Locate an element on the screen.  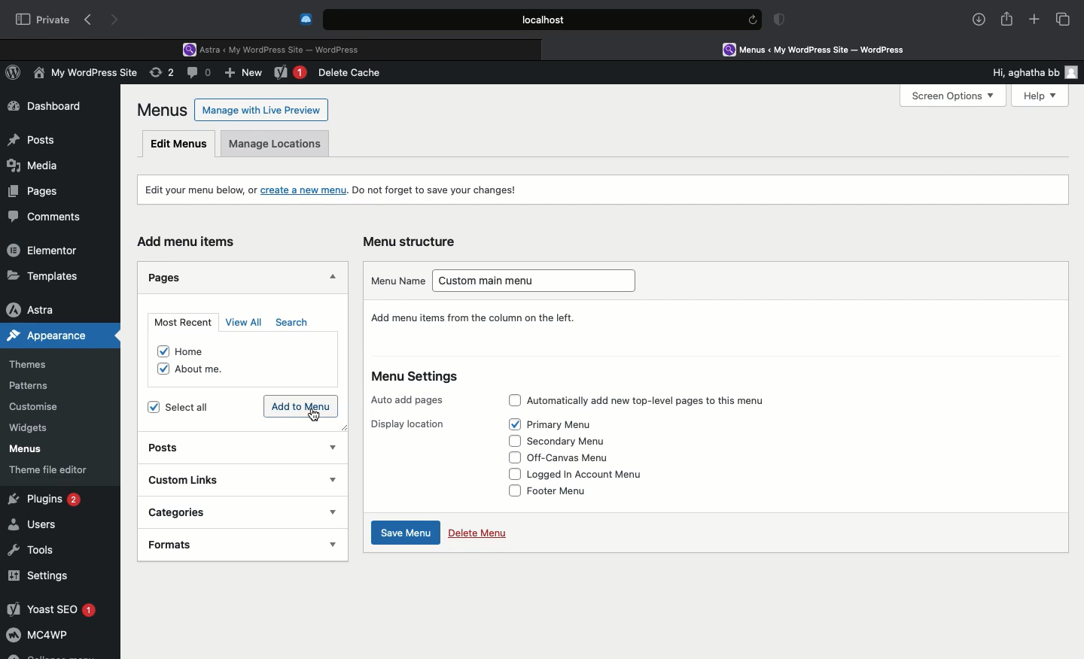
Templates is located at coordinates (44, 275).